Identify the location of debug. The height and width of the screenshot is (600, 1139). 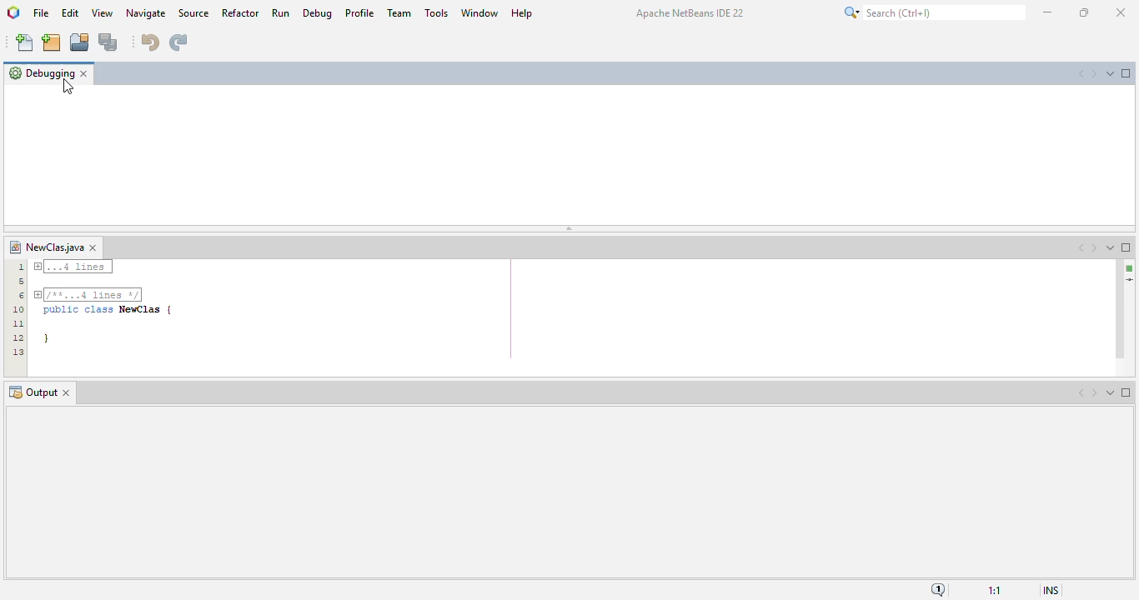
(318, 12).